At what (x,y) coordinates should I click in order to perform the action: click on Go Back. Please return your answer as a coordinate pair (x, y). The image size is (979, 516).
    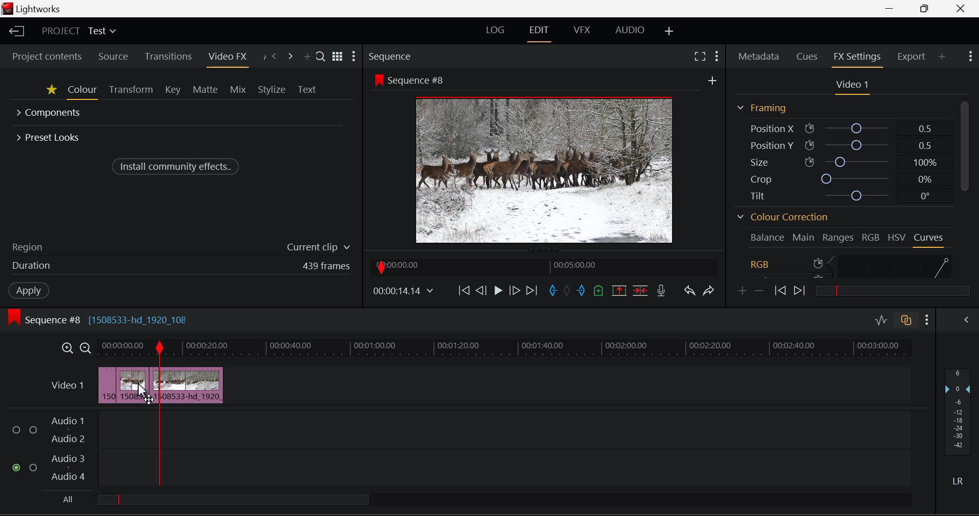
    Looking at the image, I should click on (482, 291).